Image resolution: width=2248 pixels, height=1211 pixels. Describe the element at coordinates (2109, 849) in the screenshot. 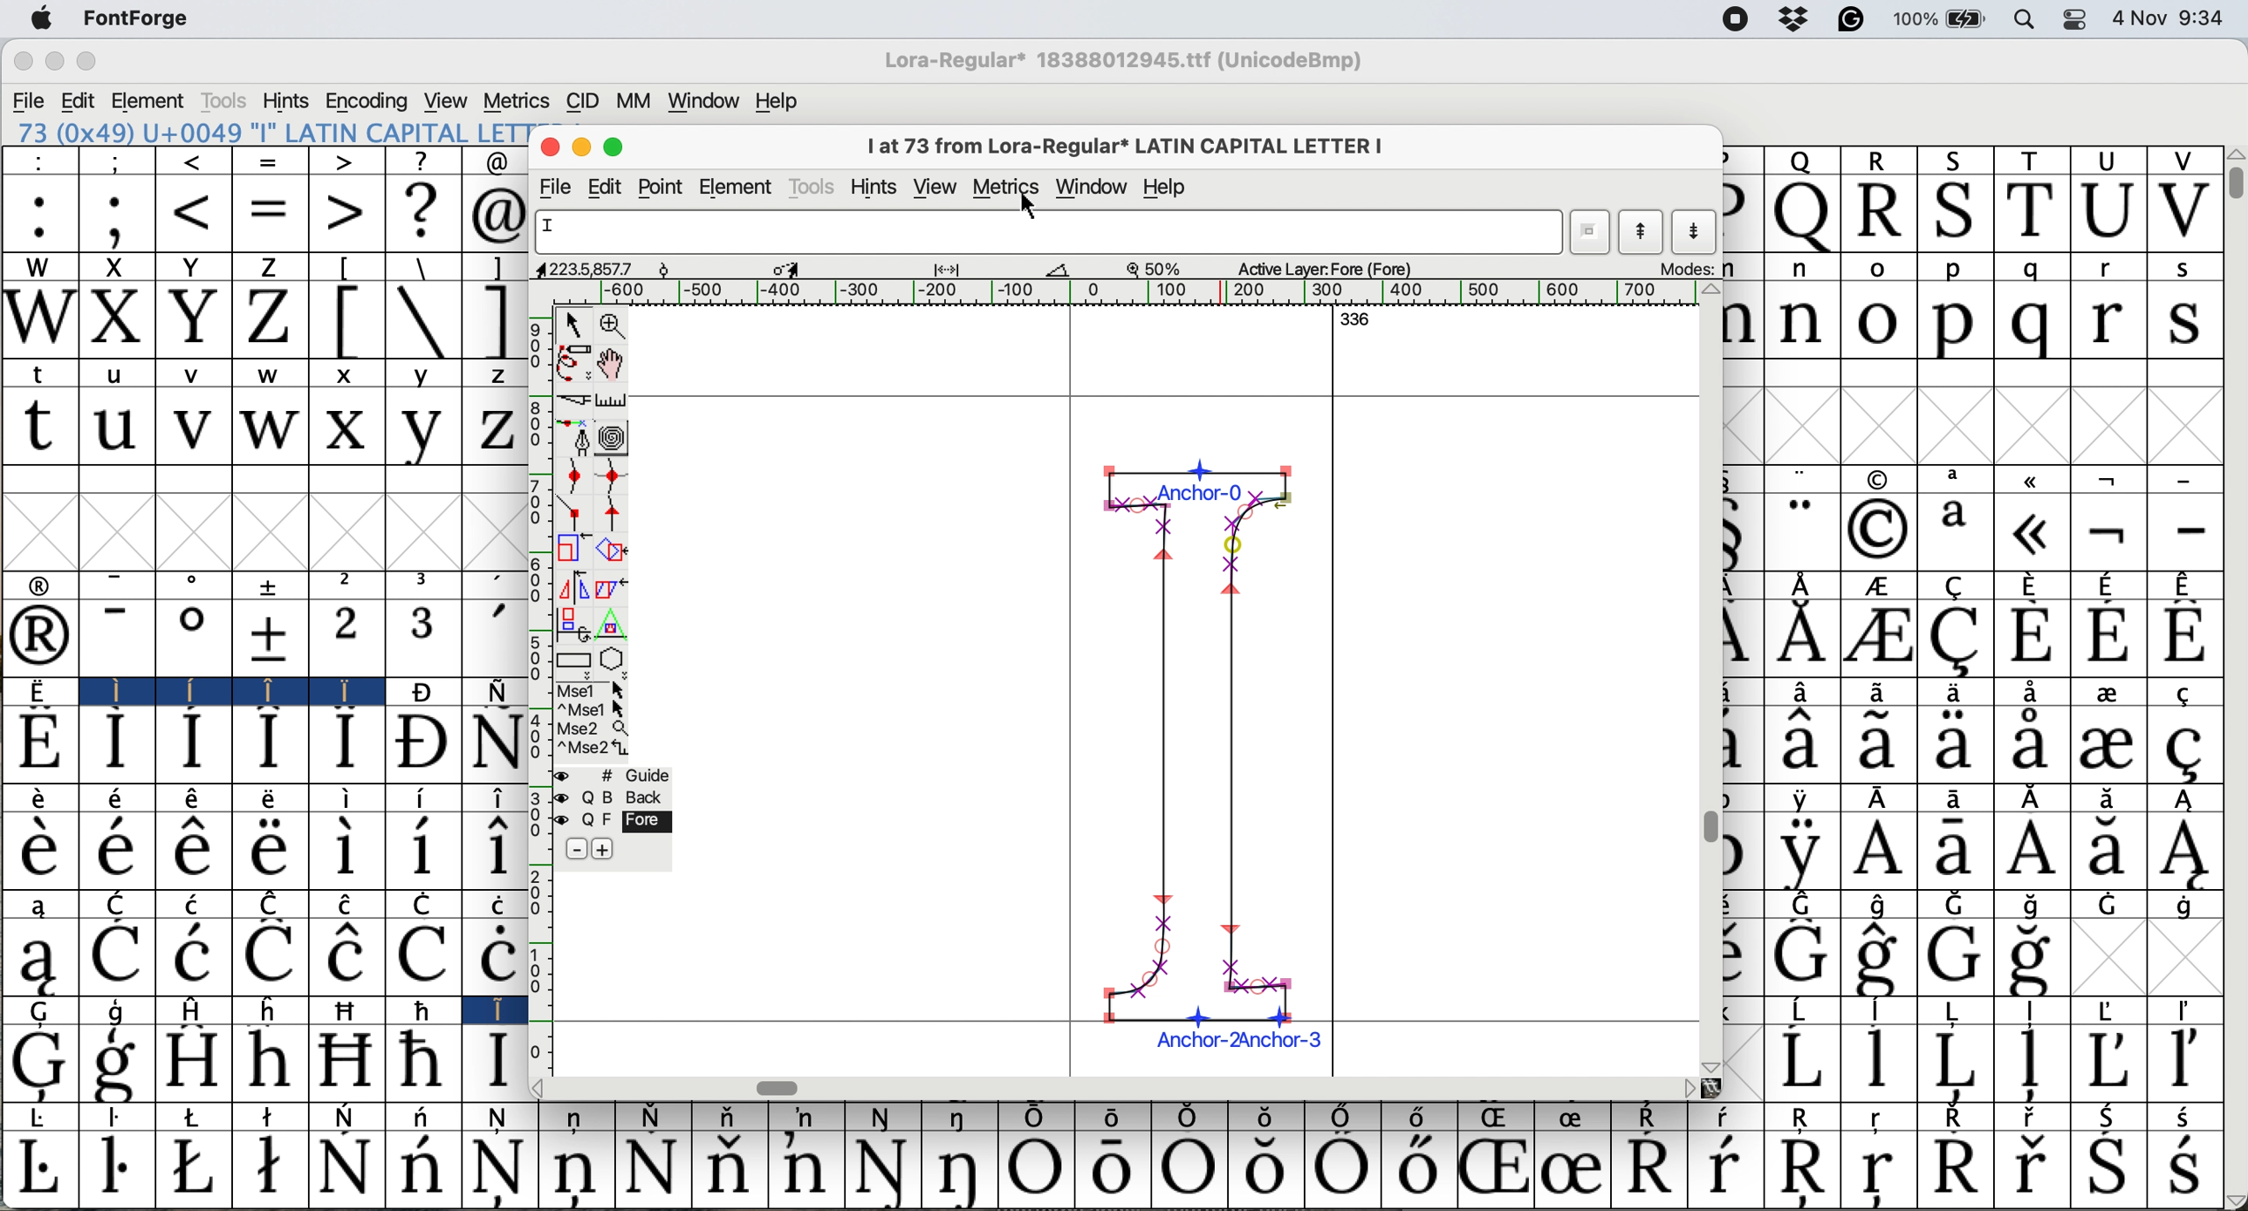

I see `Symbol` at that location.